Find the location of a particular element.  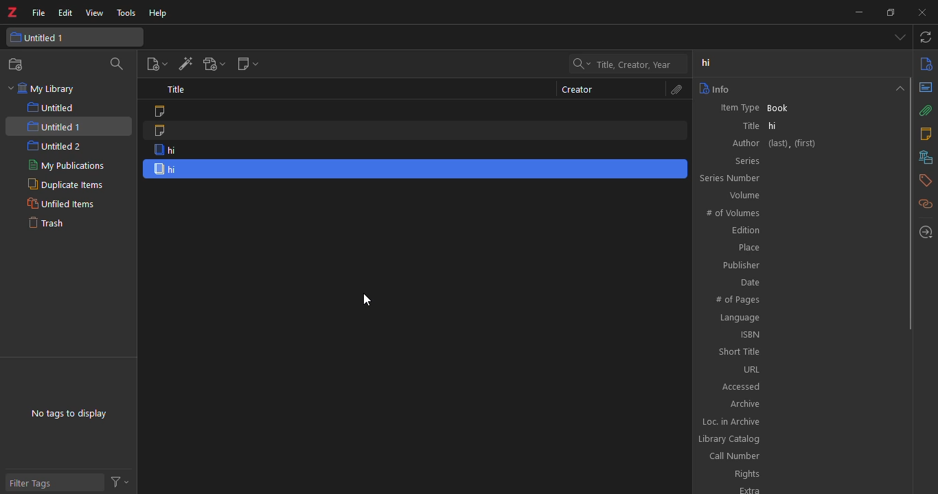

date  is located at coordinates (748, 282).